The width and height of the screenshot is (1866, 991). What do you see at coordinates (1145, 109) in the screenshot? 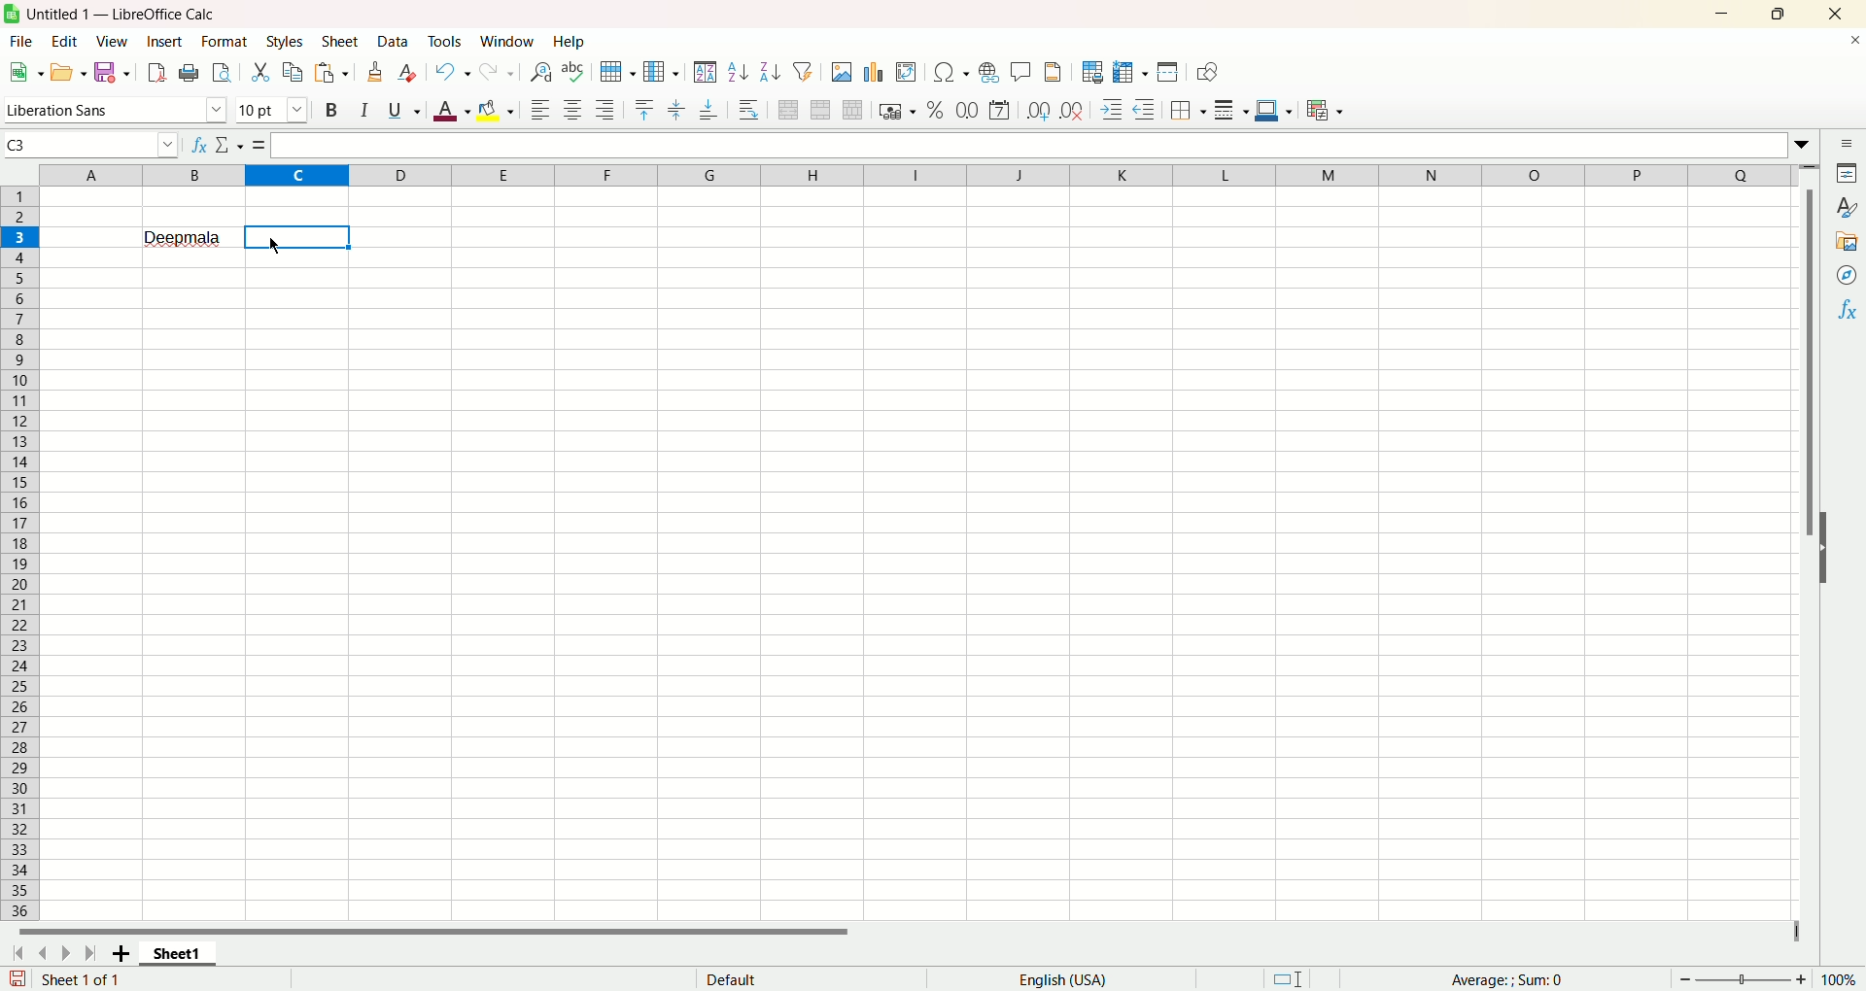
I see `Decrease indent` at bounding box center [1145, 109].